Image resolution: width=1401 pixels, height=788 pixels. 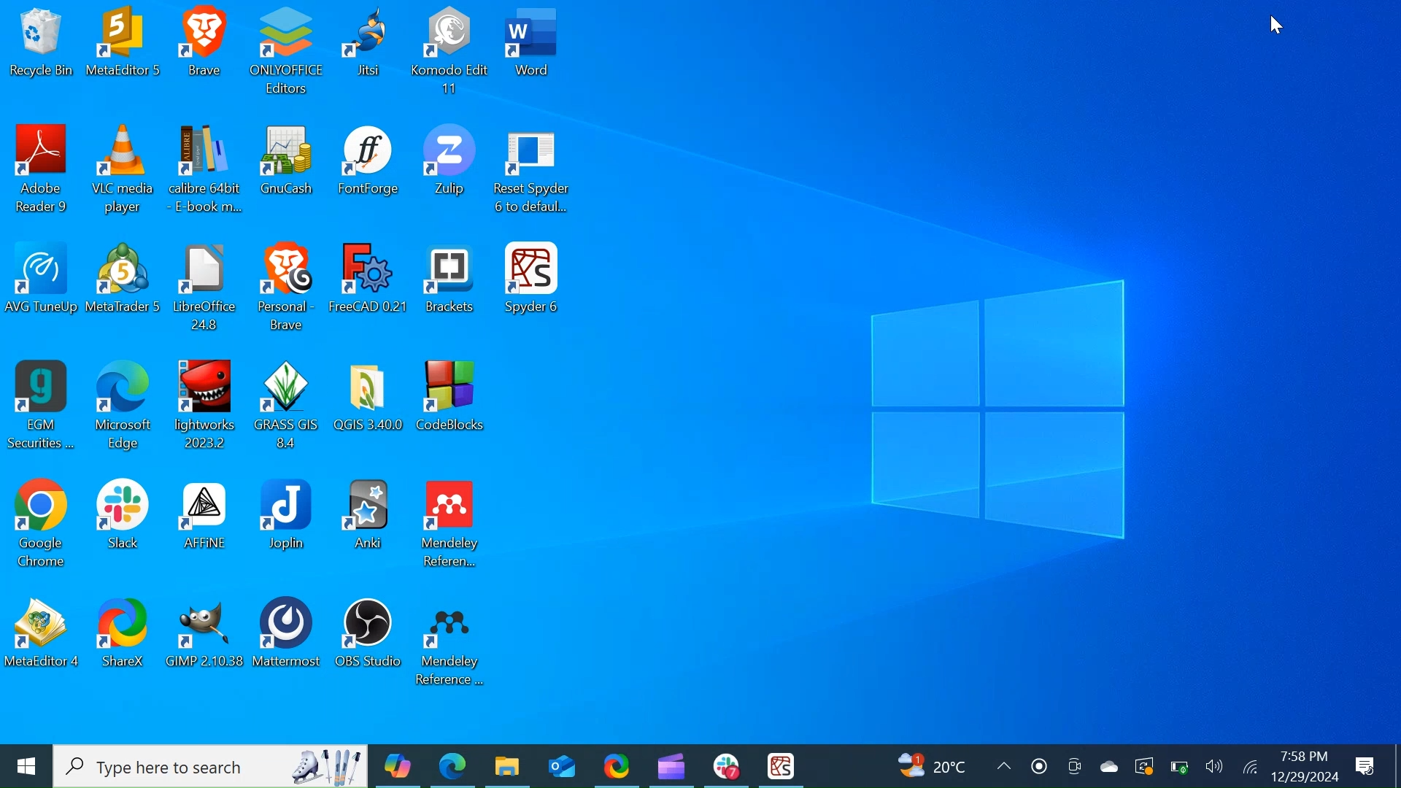 I want to click on Restart Update, so click(x=1142, y=766).